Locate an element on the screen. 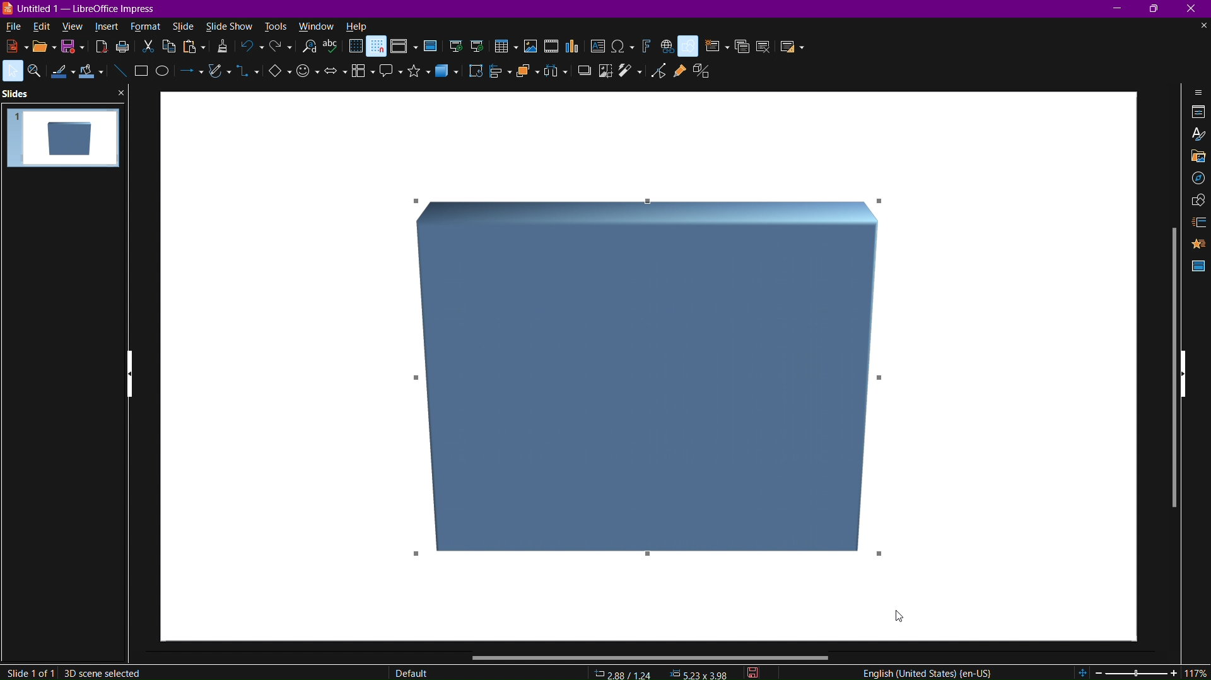  Select is located at coordinates (12, 71).